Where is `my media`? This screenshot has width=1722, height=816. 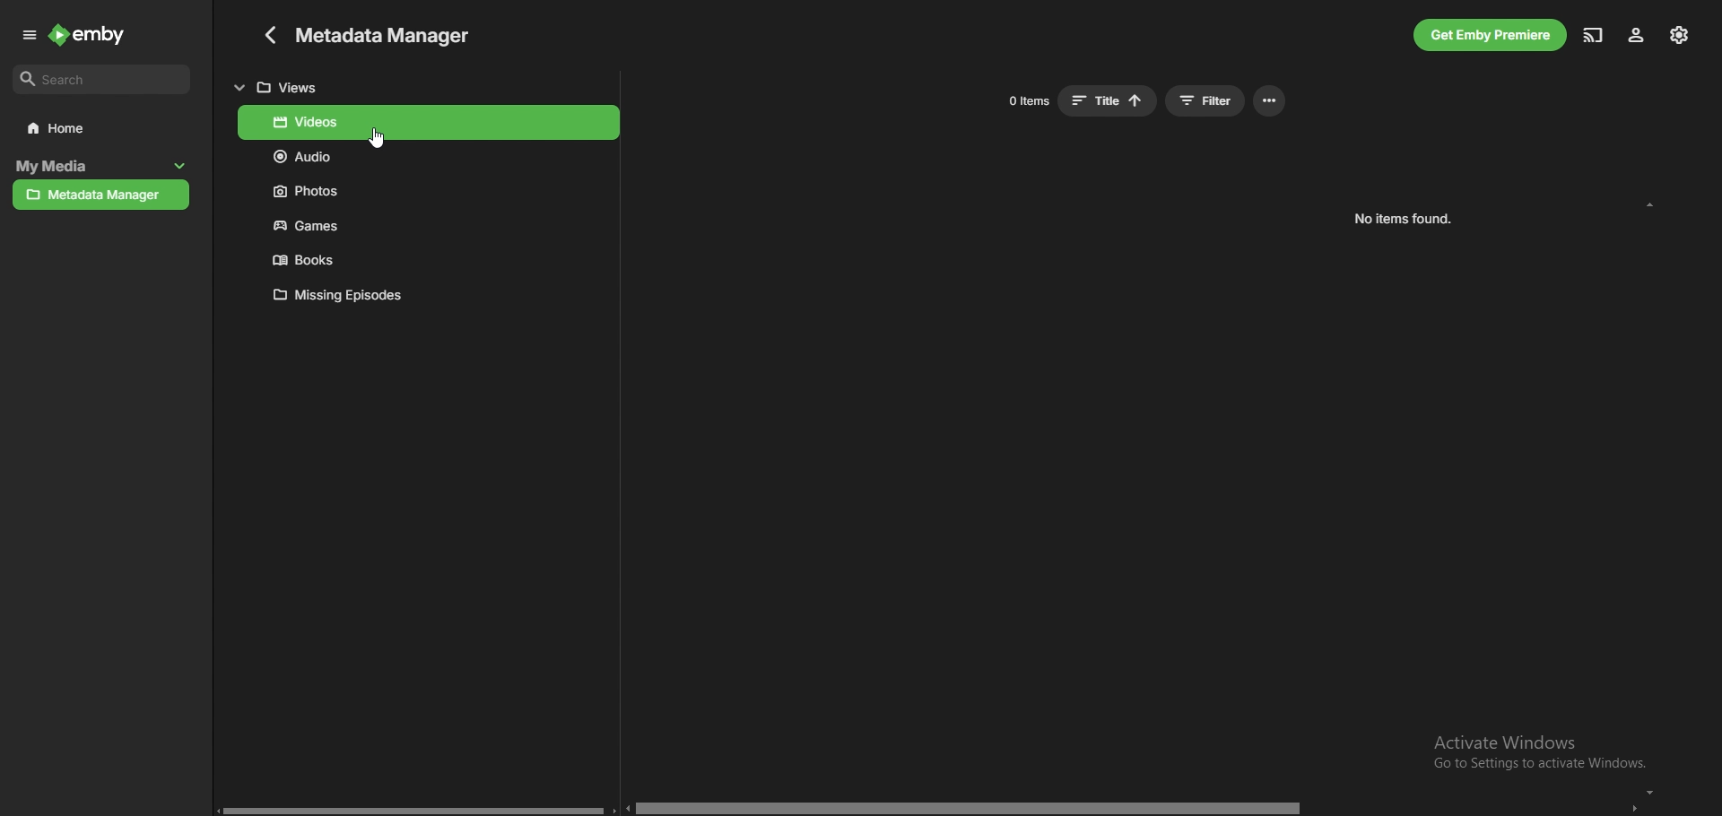 my media is located at coordinates (80, 167).